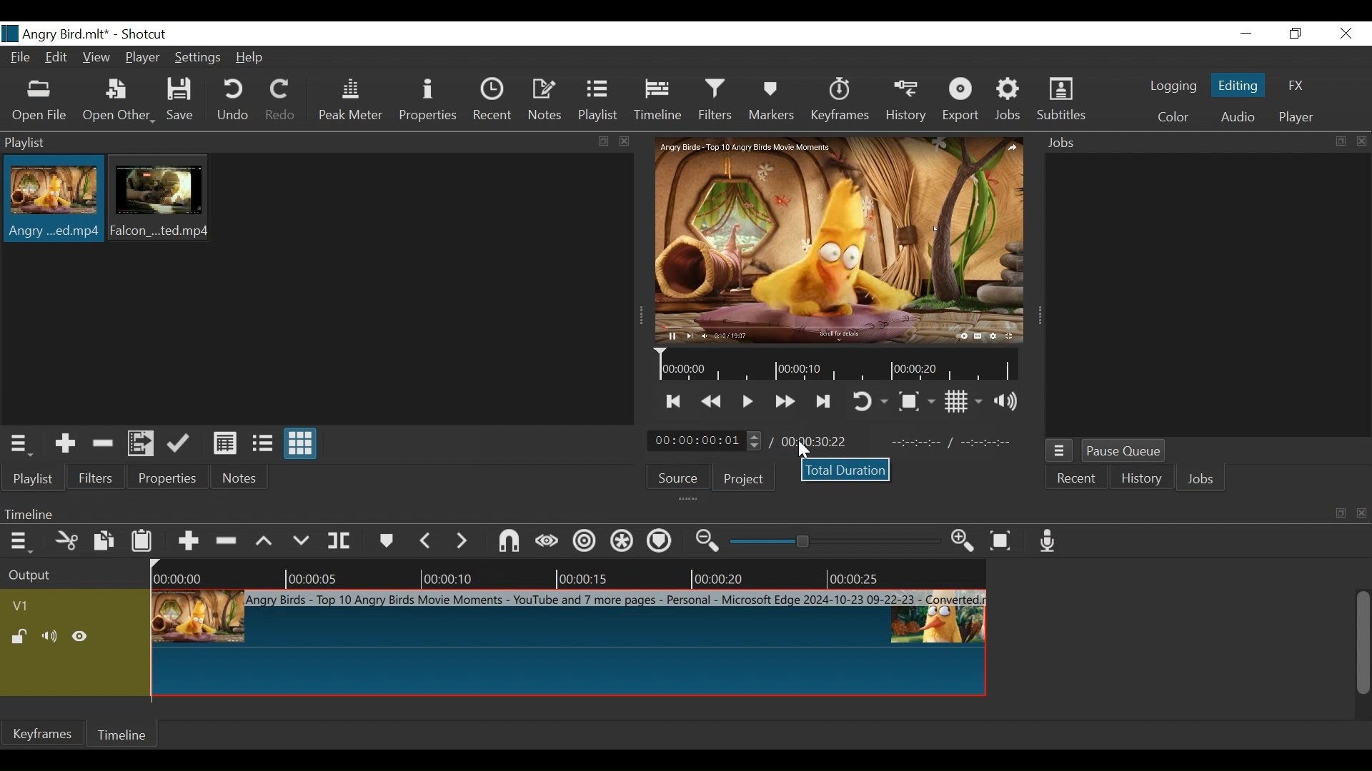 Image resolution: width=1372 pixels, height=771 pixels. Describe the element at coordinates (301, 540) in the screenshot. I see `Overwrite` at that location.